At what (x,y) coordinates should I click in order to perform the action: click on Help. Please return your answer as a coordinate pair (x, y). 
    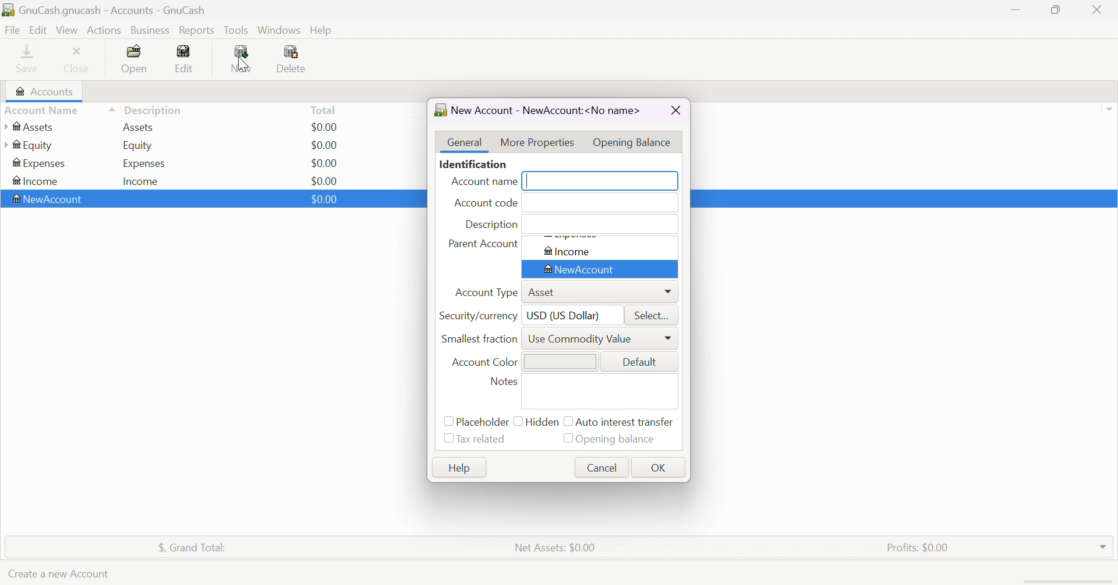
    Looking at the image, I should click on (461, 467).